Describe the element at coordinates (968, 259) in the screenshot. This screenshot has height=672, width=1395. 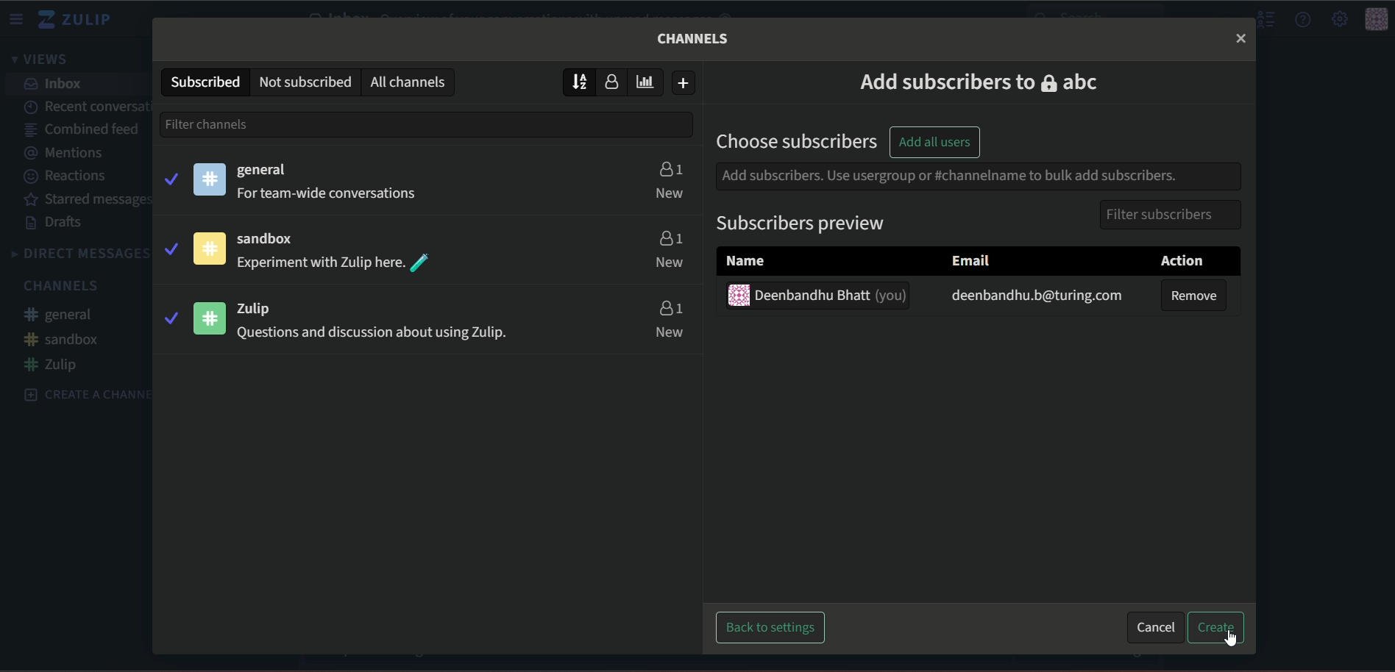
I see `email` at that location.